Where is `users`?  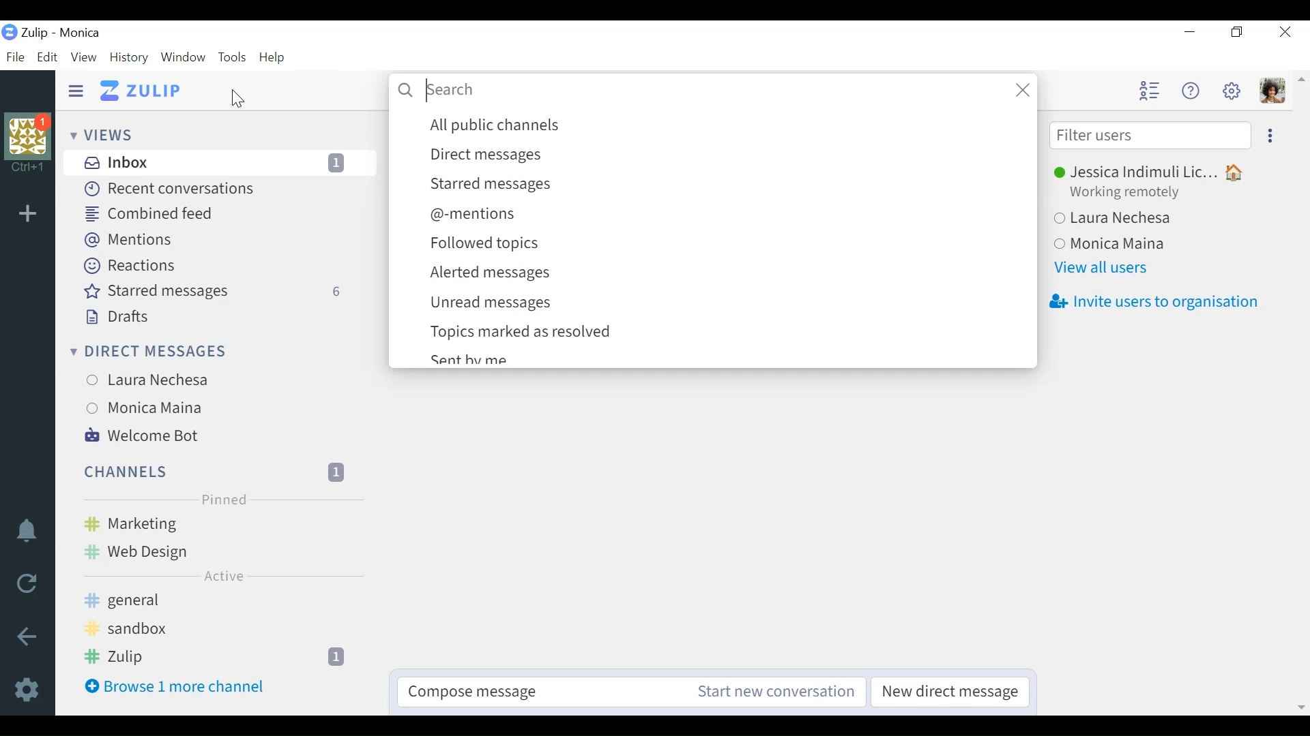 users is located at coordinates (156, 407).